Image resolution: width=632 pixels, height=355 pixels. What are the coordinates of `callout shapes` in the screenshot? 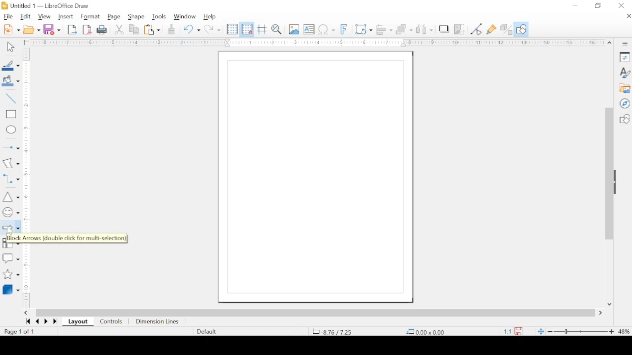 It's located at (11, 259).